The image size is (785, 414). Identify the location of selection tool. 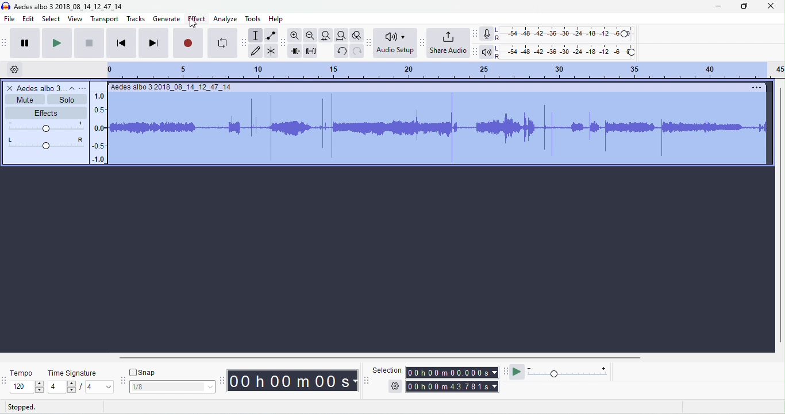
(256, 36).